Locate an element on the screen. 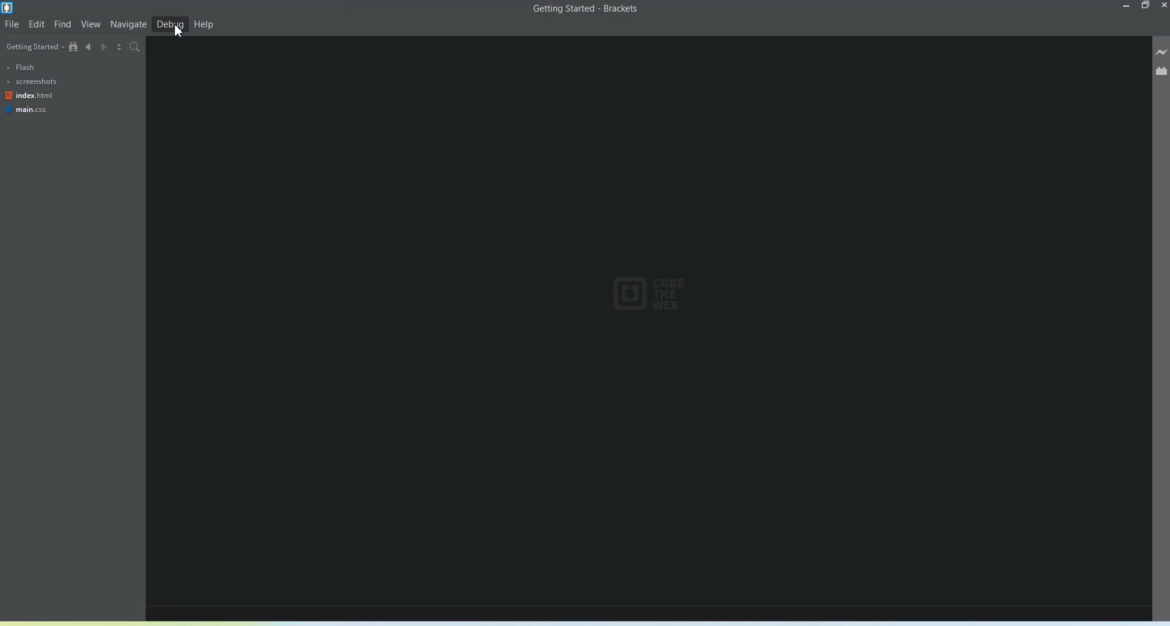 This screenshot has width=1170, height=626. Navigate Forwards is located at coordinates (105, 47).